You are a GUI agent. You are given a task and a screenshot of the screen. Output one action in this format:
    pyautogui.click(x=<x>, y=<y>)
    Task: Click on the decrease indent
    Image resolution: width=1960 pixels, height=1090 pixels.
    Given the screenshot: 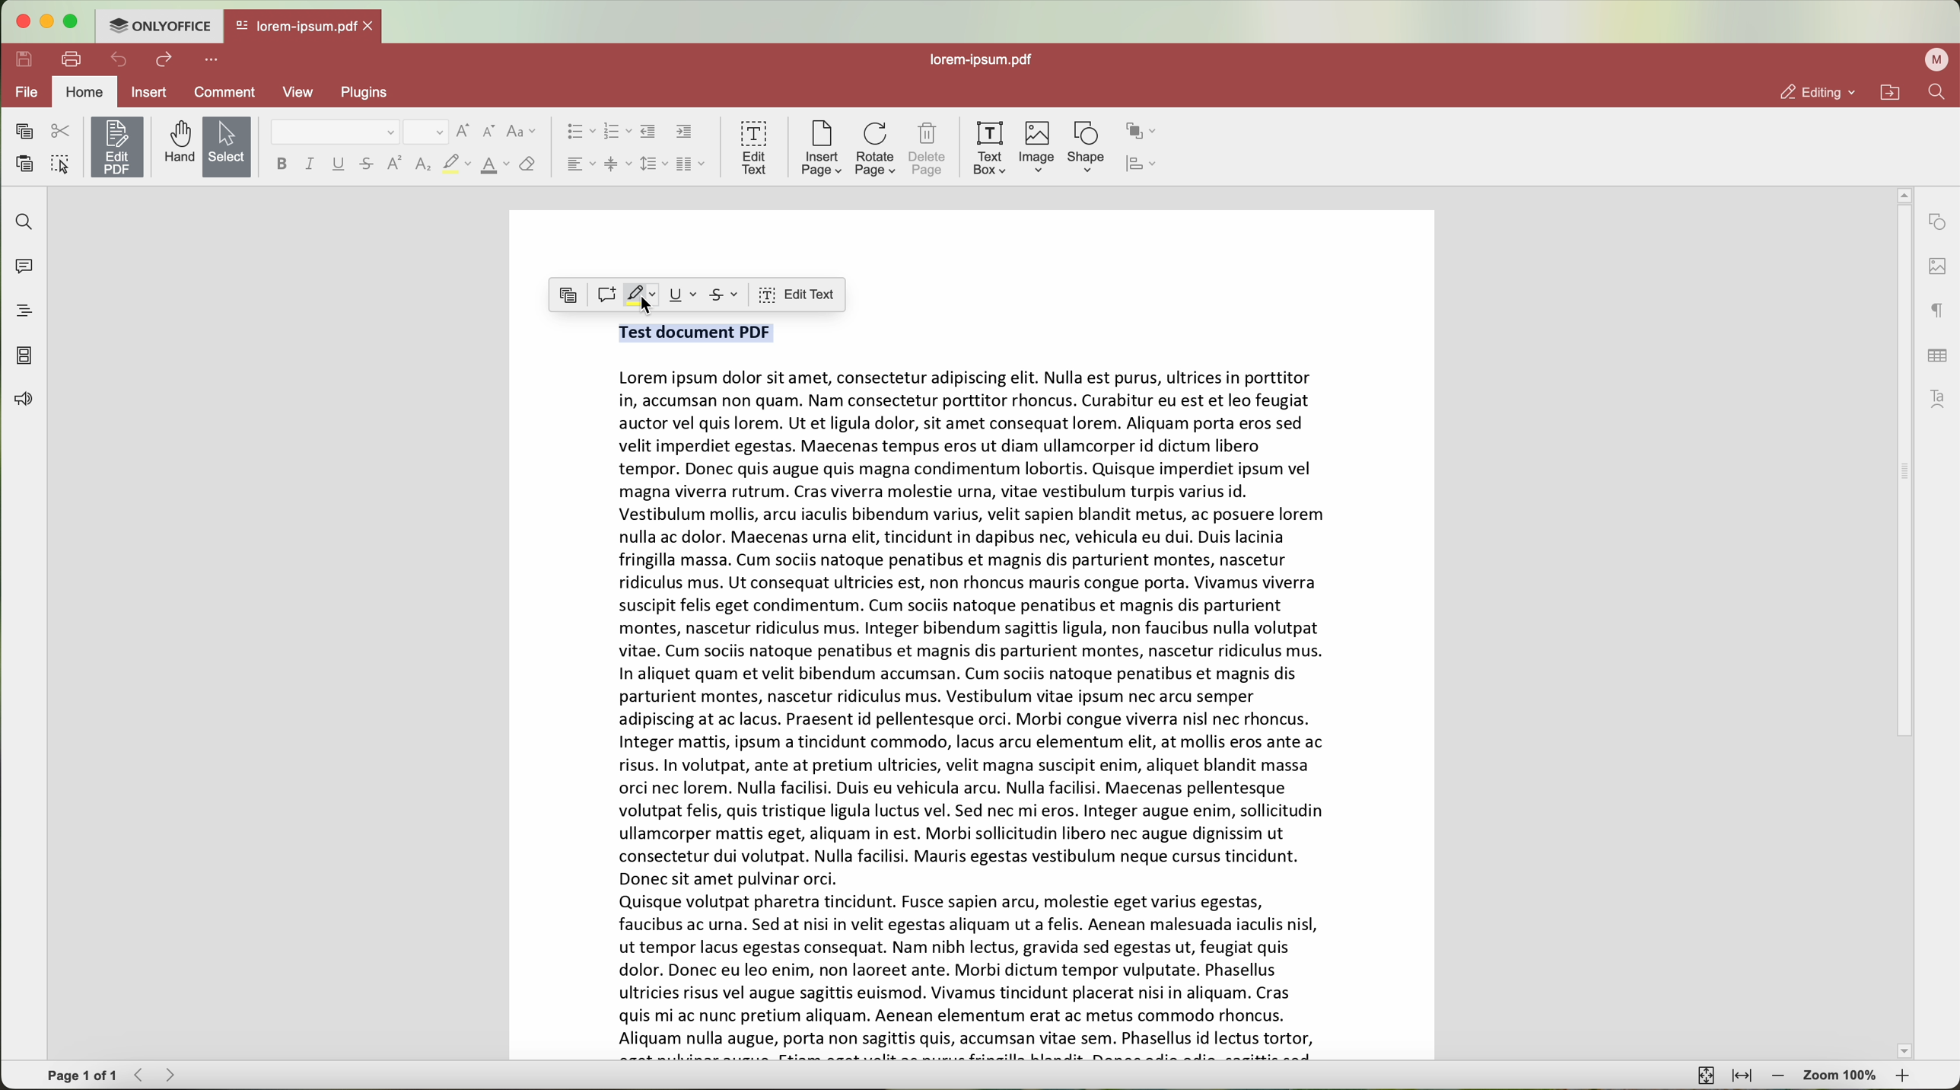 What is the action you would take?
    pyautogui.click(x=649, y=132)
    